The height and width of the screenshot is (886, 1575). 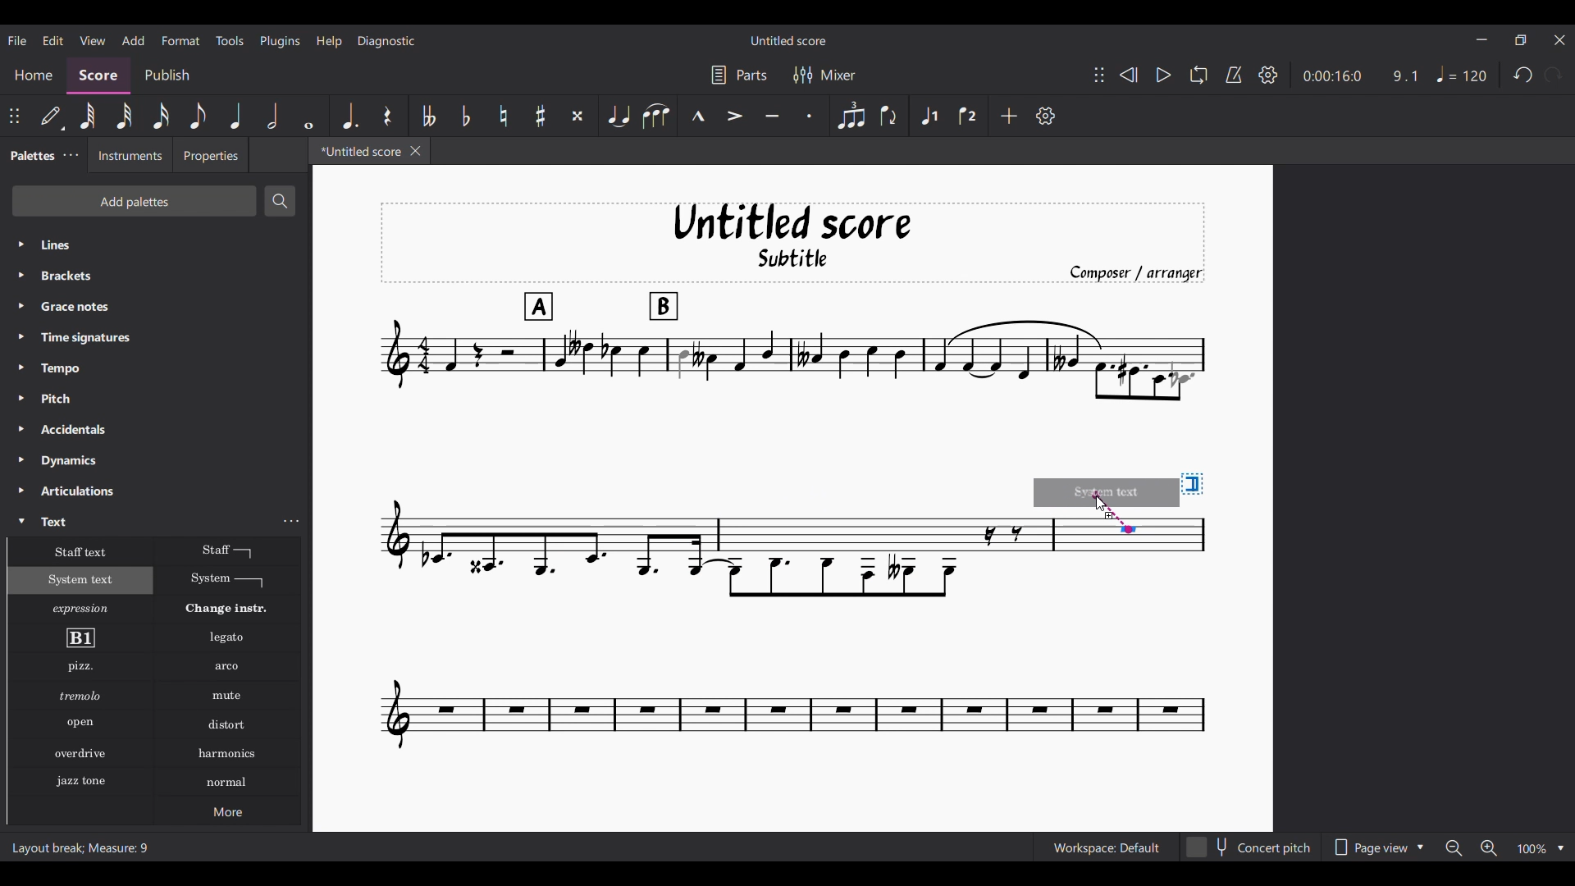 I want to click on Indicates point of contact, so click(x=1127, y=523).